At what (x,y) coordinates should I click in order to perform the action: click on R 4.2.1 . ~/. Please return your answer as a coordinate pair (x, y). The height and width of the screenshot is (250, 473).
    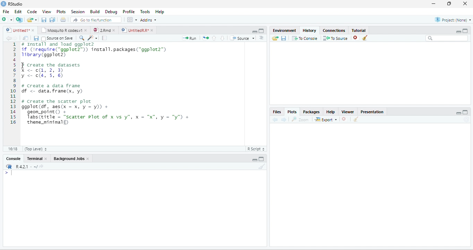
    Looking at the image, I should click on (26, 167).